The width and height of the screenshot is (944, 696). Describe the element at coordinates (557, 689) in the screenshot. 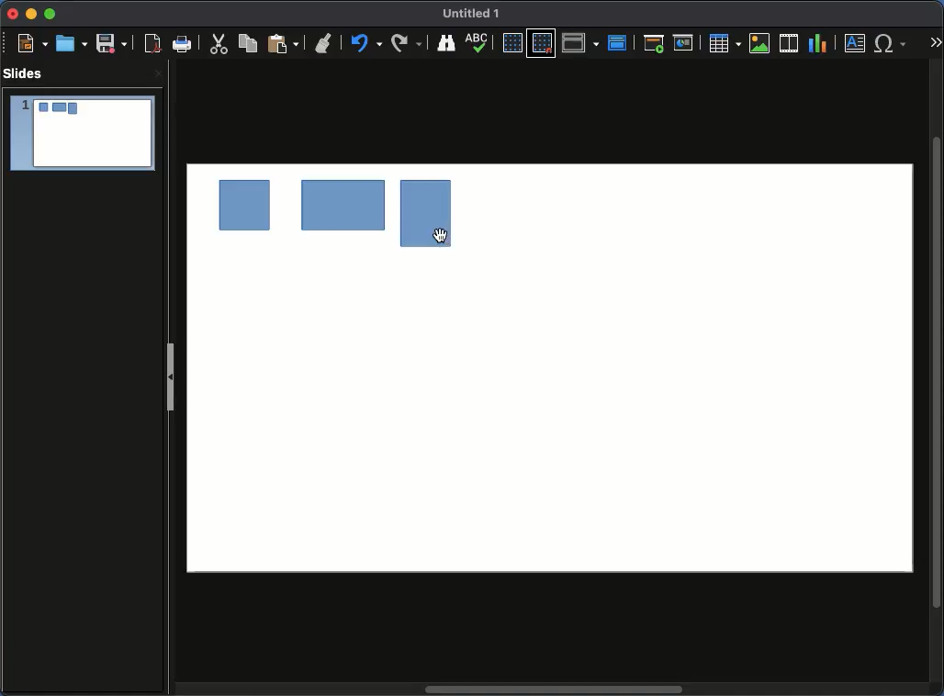

I see `Scroll bar` at that location.